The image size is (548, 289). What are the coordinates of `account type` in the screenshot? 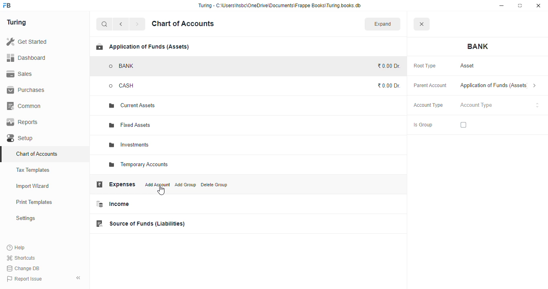 It's located at (500, 105).